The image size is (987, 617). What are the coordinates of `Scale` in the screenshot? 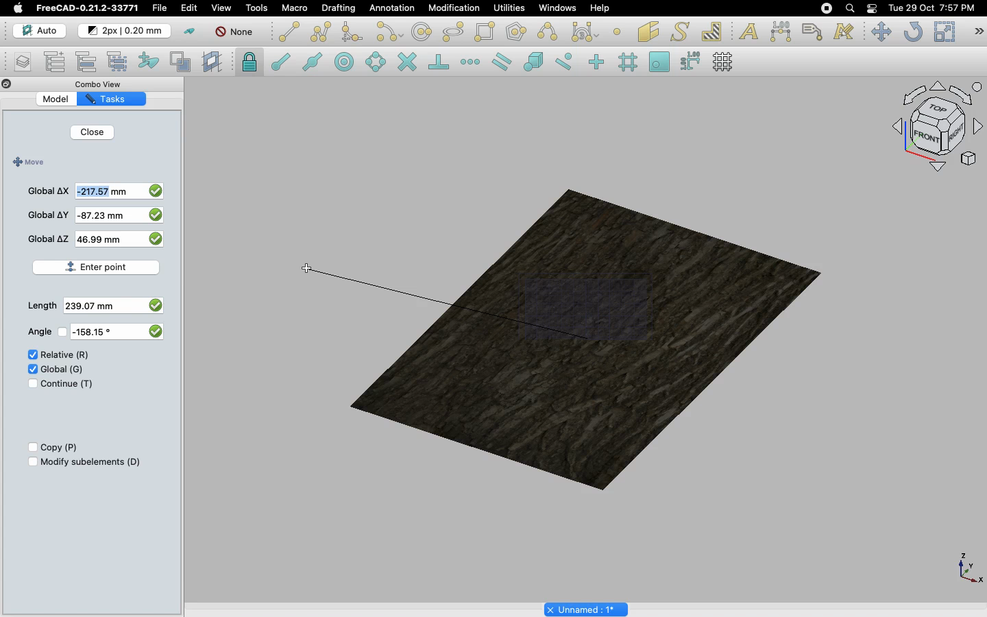 It's located at (944, 32).